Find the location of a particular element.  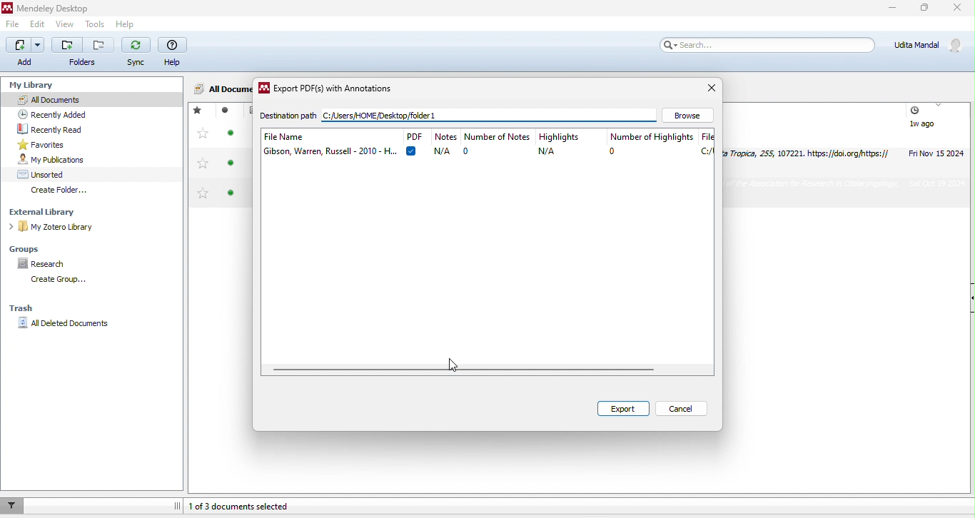

recently added is located at coordinates (61, 113).